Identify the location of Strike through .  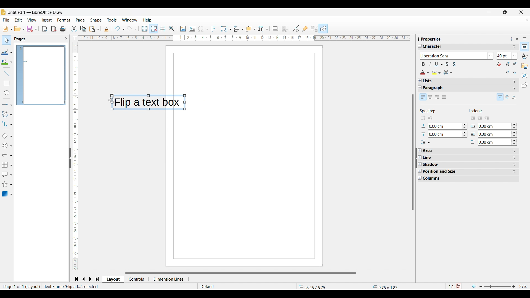
(447, 64).